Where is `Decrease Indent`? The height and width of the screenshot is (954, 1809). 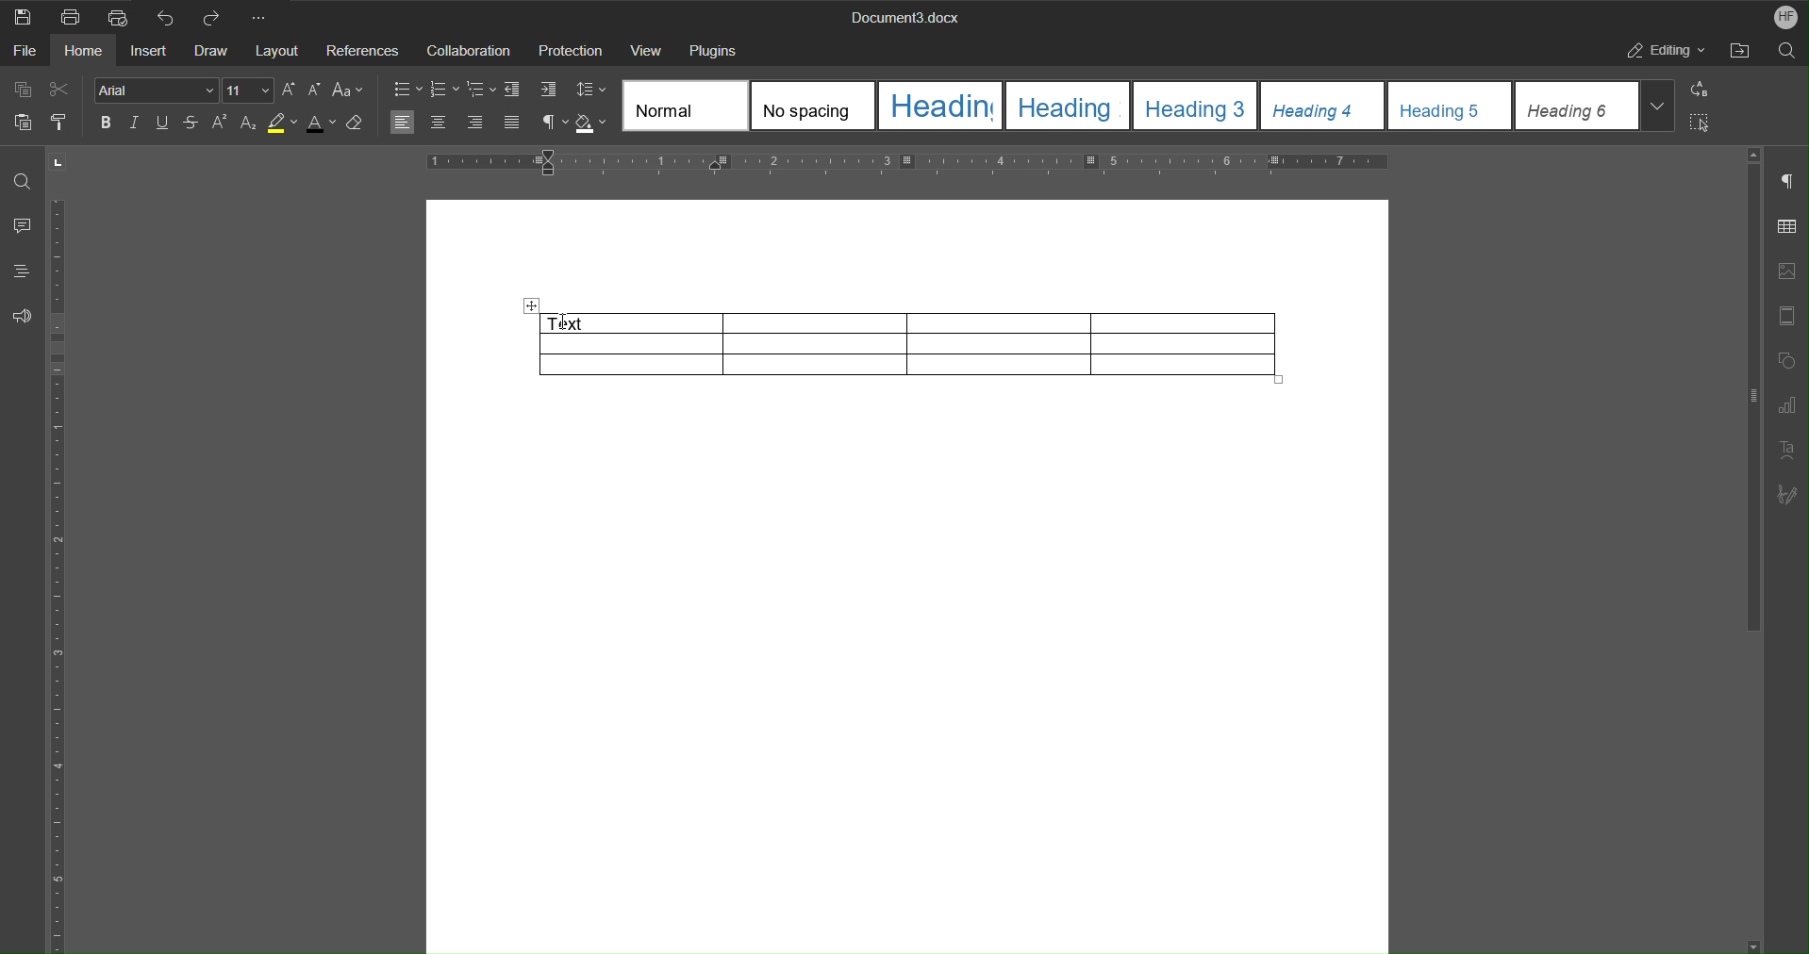
Decrease Indent is located at coordinates (515, 90).